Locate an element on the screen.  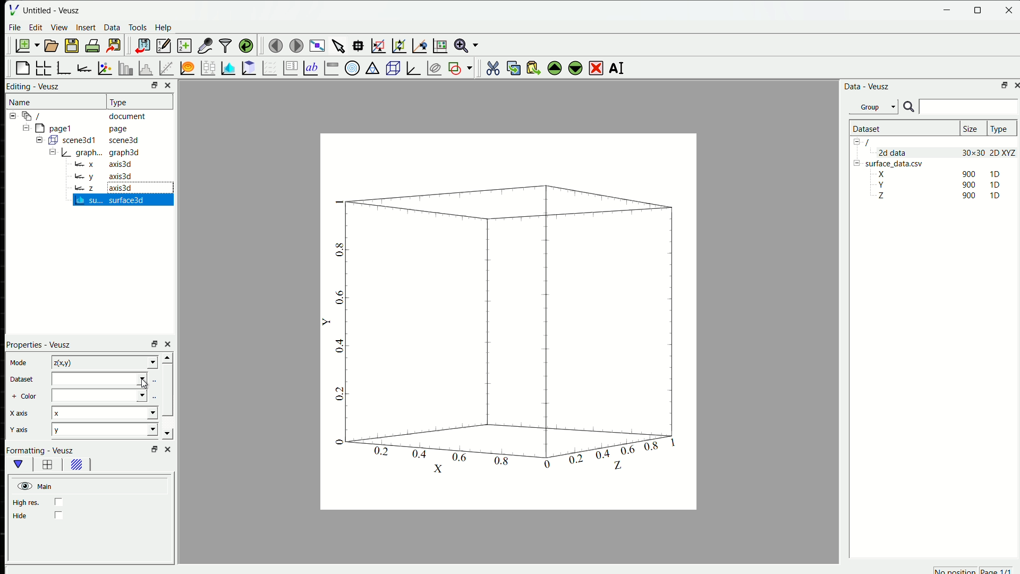
copy the selected widget is located at coordinates (514, 68).